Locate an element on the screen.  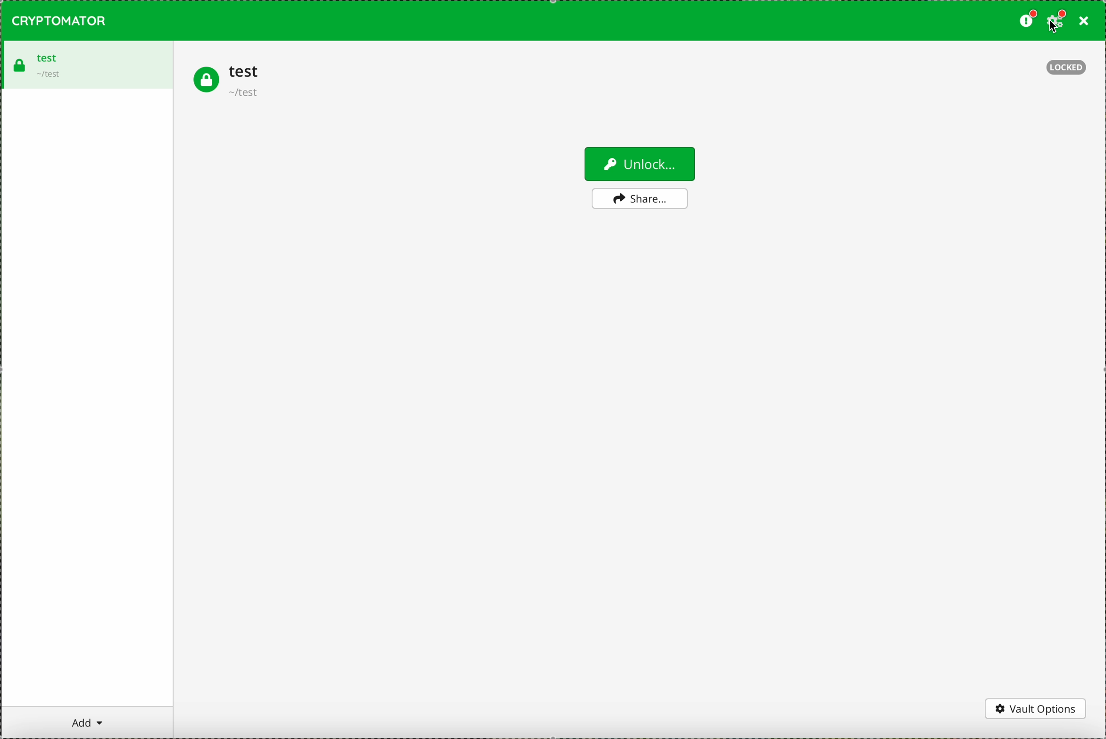
settings is located at coordinates (1056, 21).